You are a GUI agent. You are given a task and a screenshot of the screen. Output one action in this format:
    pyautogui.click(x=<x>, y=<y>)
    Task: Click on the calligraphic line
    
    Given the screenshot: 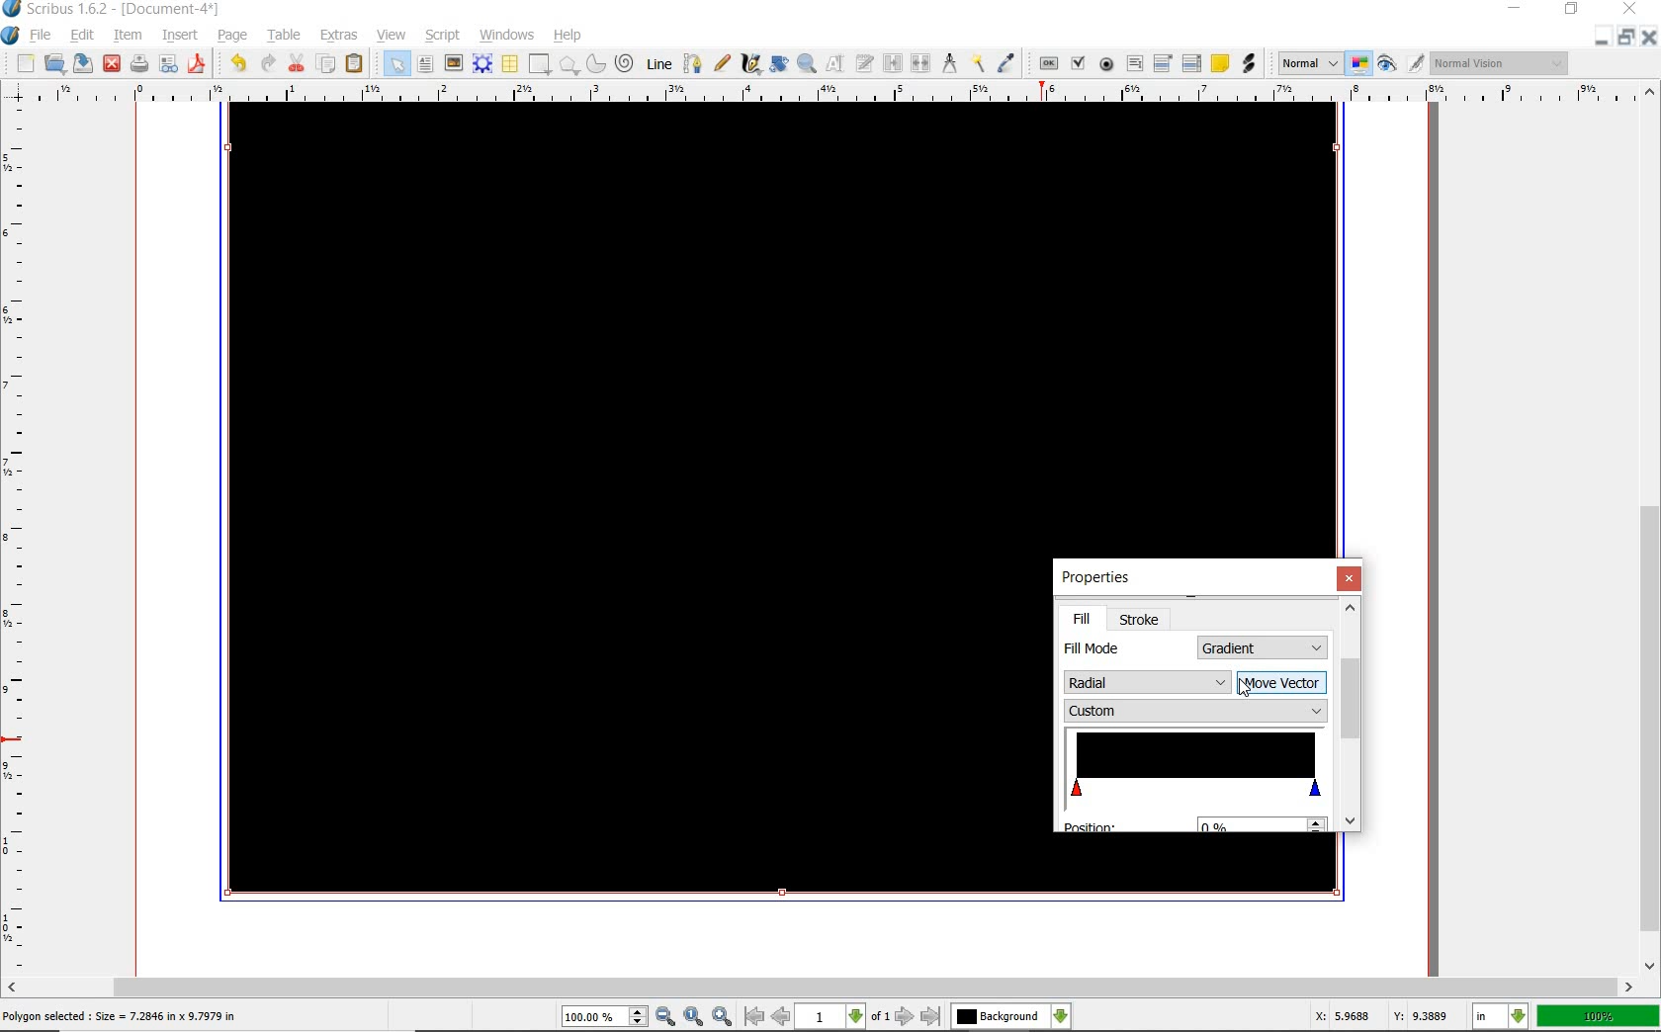 What is the action you would take?
    pyautogui.click(x=750, y=63)
    